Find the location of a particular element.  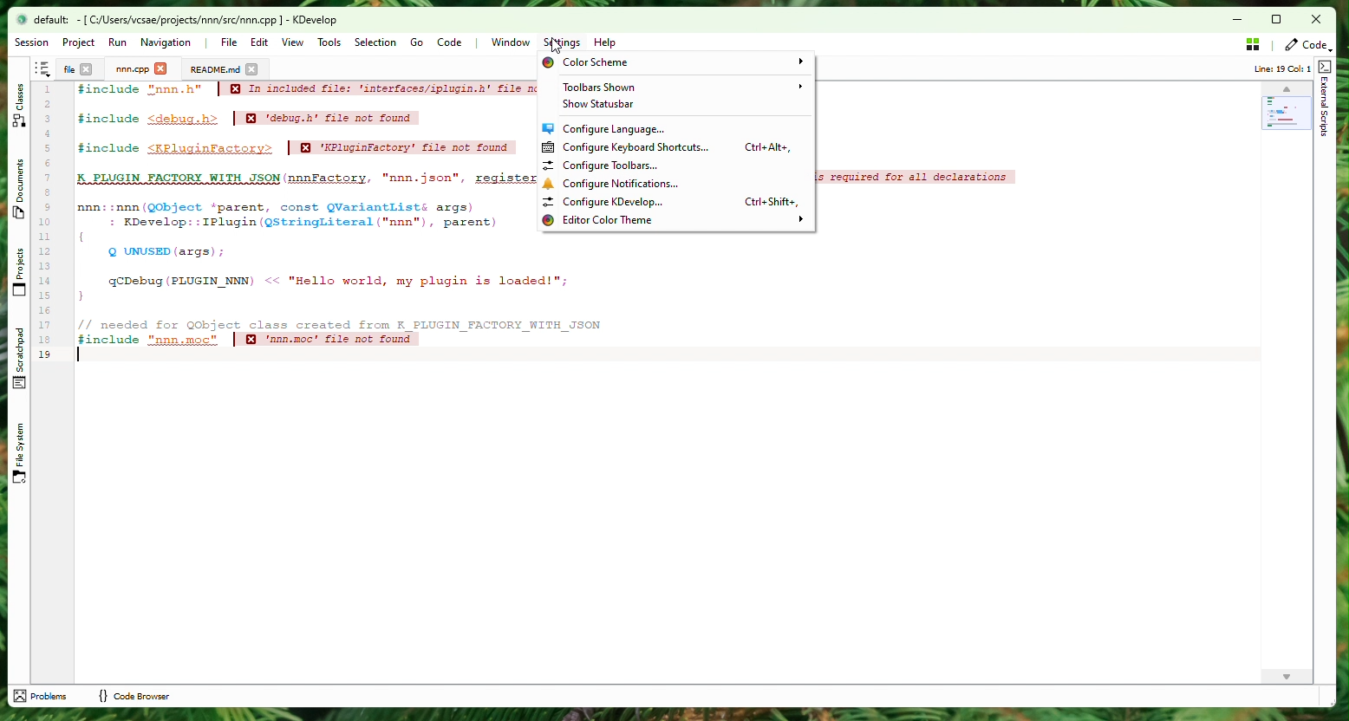

9 is located at coordinates (47, 207).